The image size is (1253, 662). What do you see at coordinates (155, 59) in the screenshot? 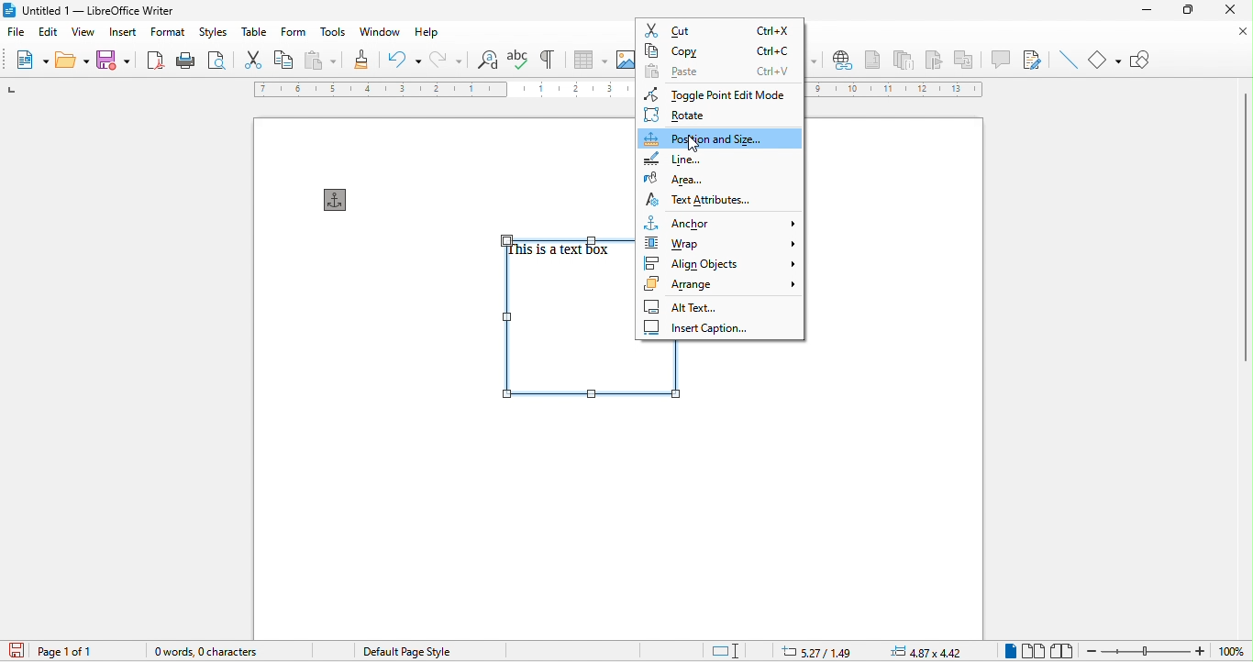
I see `export directly as pdf` at bounding box center [155, 59].